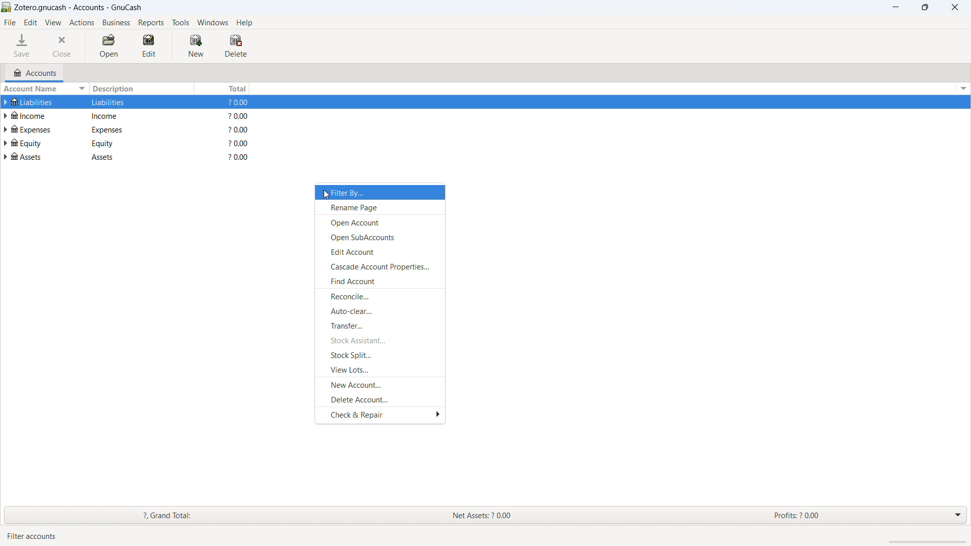 This screenshot has width=971, height=546. What do you see at coordinates (238, 157) in the screenshot?
I see `?0.00` at bounding box center [238, 157].